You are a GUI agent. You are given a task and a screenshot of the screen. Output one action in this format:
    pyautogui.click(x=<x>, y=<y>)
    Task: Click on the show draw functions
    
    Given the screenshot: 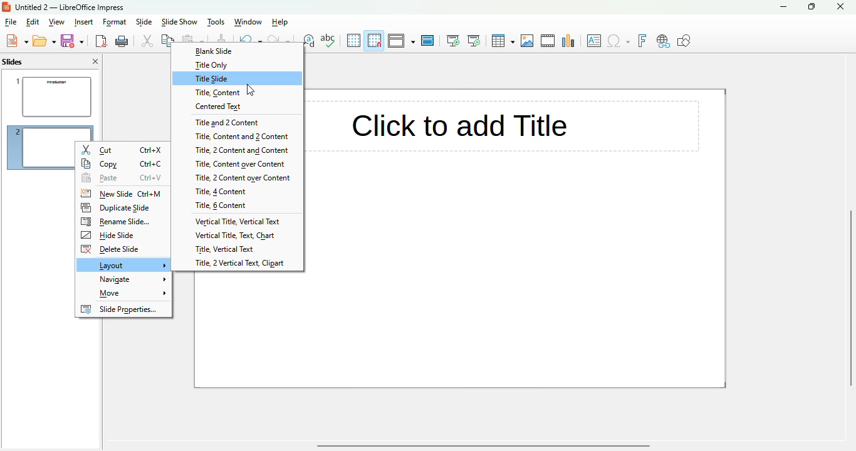 What is the action you would take?
    pyautogui.click(x=684, y=40)
    